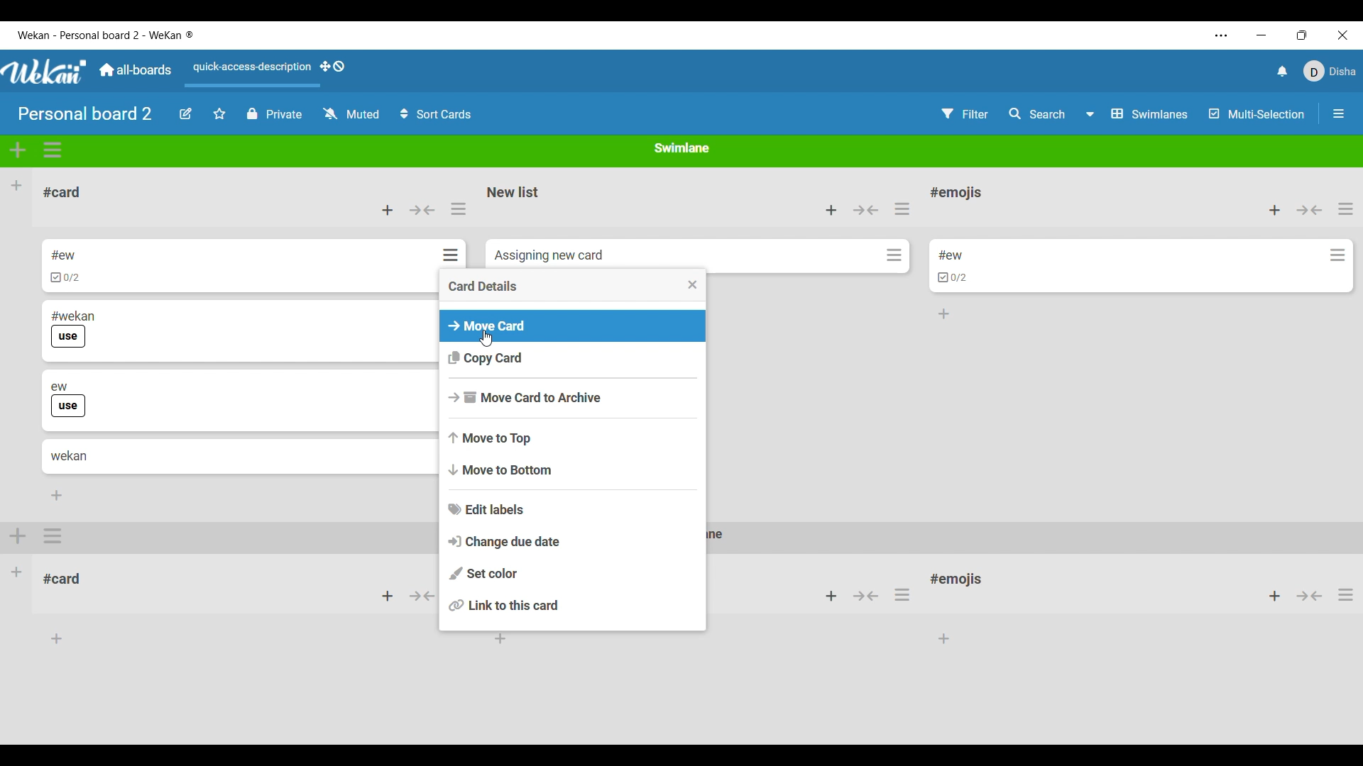 This screenshot has width=1363, height=766. Describe the element at coordinates (894, 255) in the screenshot. I see `Card actions` at that location.